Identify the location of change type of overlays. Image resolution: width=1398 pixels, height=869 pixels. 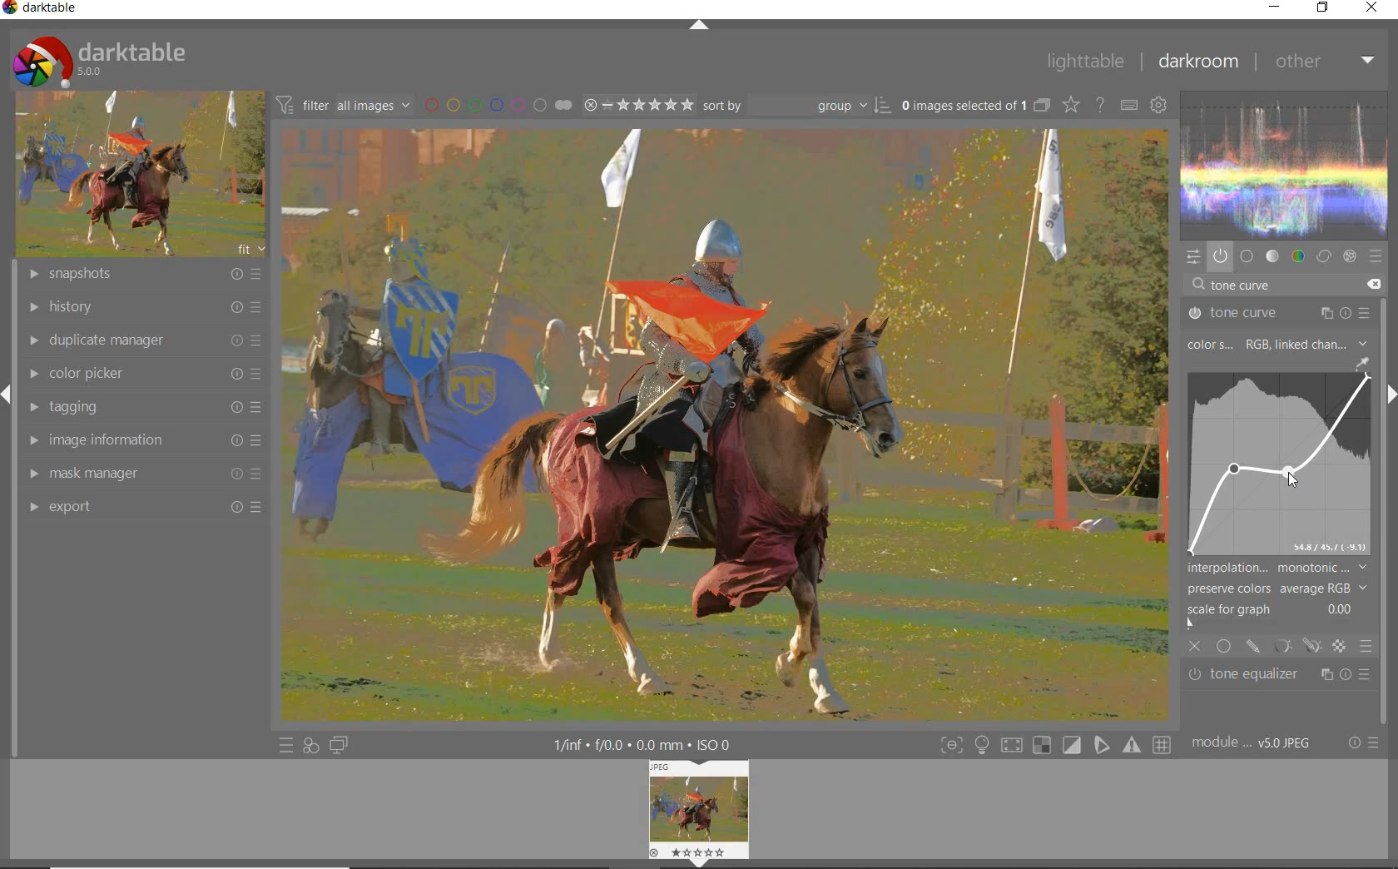
(1073, 107).